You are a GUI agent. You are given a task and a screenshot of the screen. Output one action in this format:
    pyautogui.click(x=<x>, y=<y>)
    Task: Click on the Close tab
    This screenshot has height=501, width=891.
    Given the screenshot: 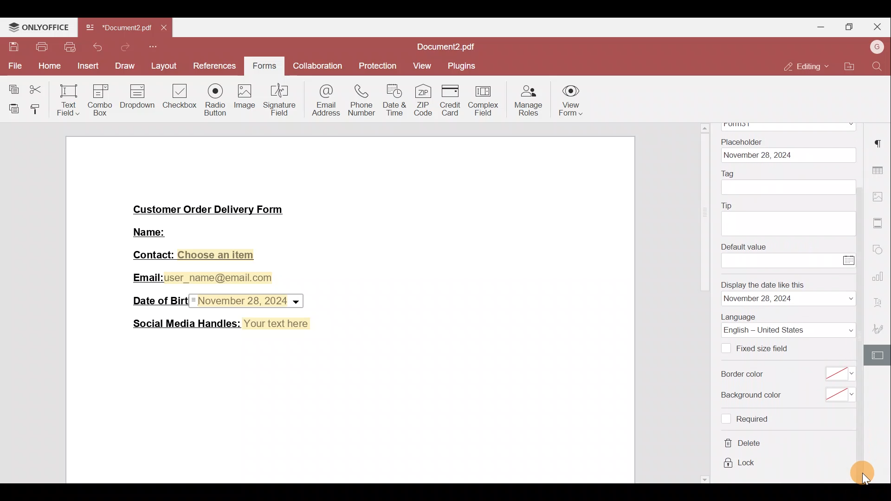 What is the action you would take?
    pyautogui.click(x=162, y=28)
    